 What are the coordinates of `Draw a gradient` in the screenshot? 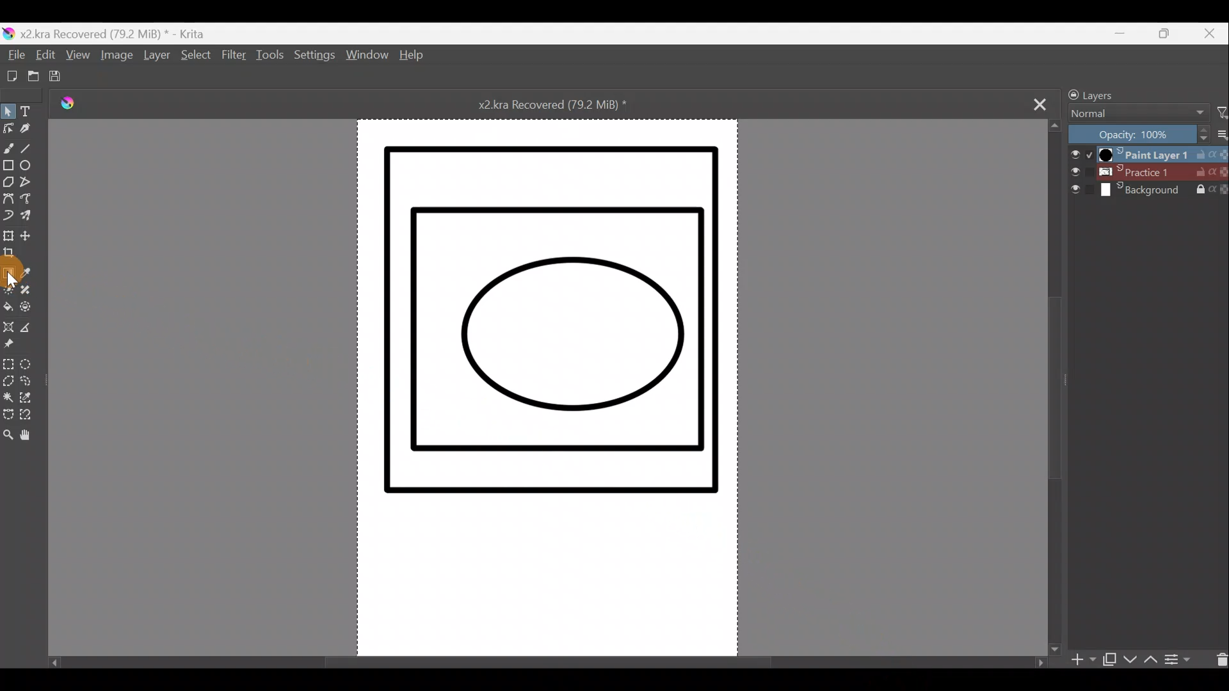 It's located at (9, 271).